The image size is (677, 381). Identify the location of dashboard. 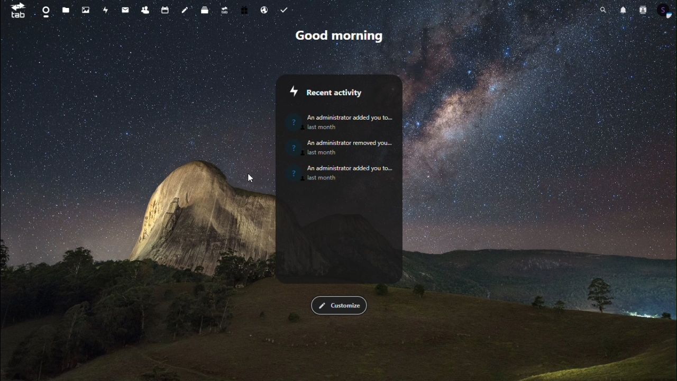
(45, 12).